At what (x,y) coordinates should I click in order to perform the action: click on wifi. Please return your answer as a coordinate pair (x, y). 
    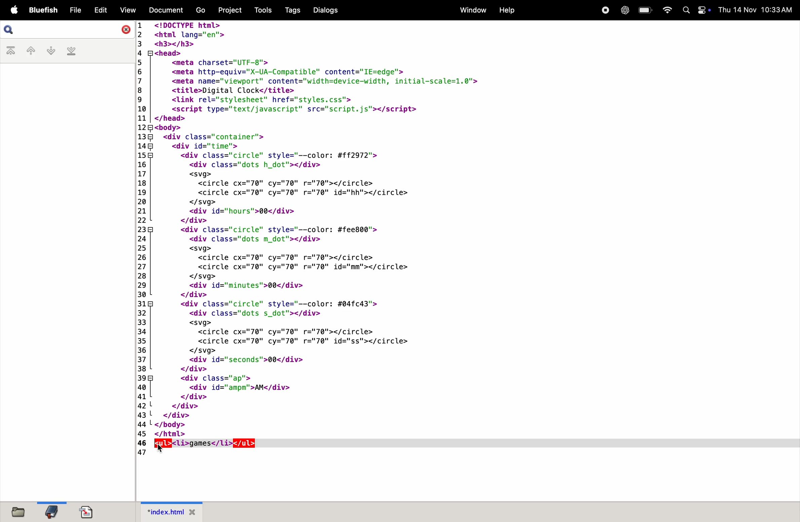
    Looking at the image, I should click on (666, 9).